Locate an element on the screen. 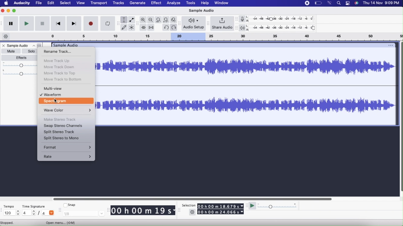  menu is located at coordinates (306, 3).